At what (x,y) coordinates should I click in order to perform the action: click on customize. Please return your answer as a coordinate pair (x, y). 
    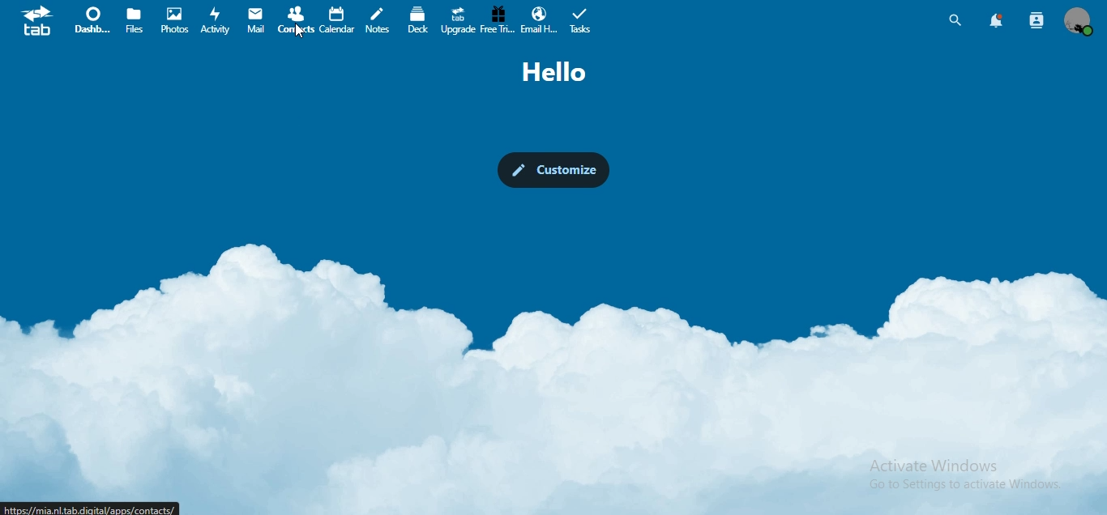
    Looking at the image, I should click on (555, 172).